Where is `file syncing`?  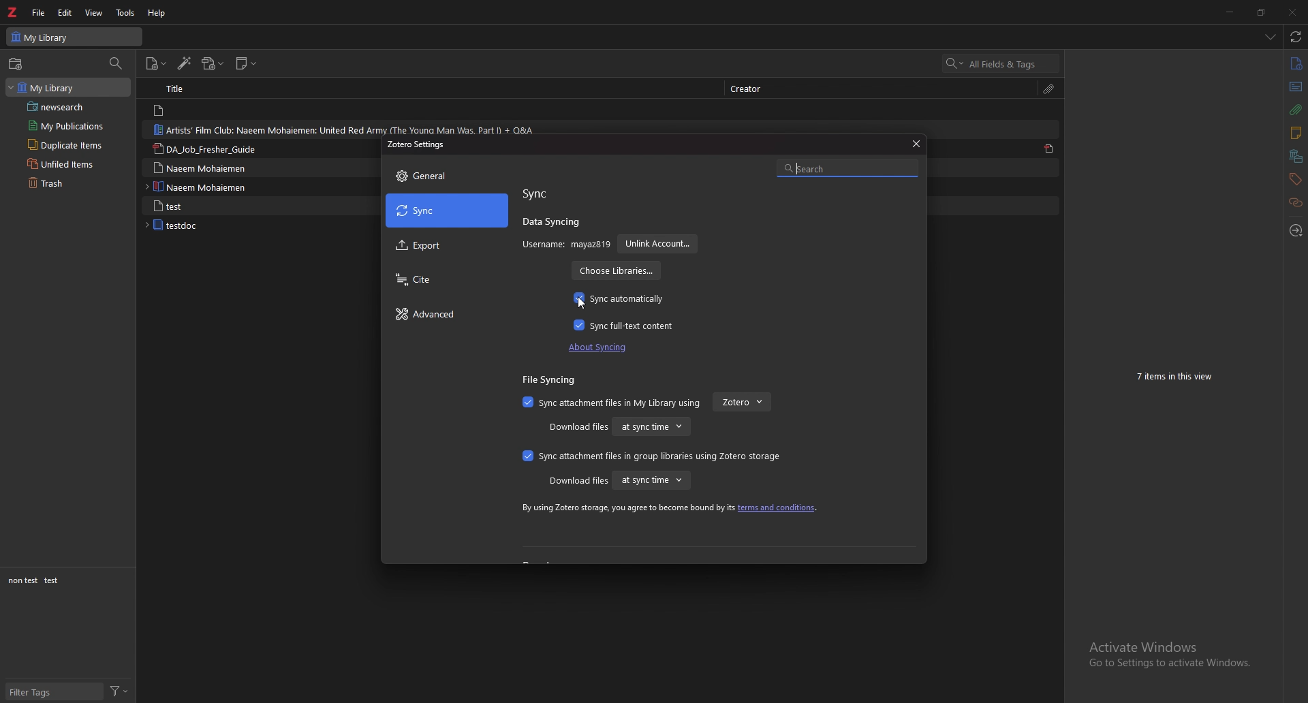
file syncing is located at coordinates (553, 380).